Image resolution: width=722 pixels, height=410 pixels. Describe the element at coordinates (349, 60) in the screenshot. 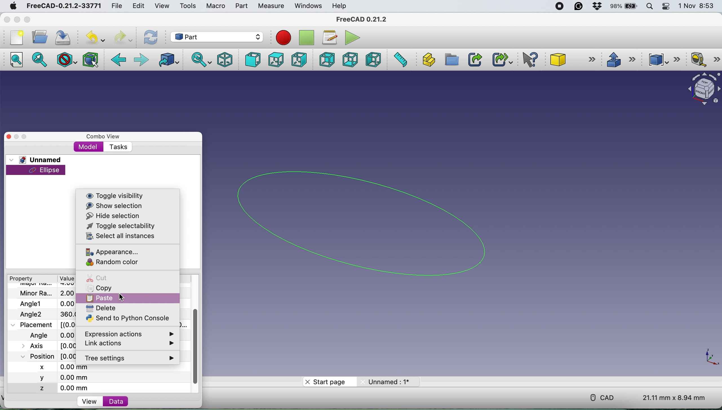

I see `bottom` at that location.